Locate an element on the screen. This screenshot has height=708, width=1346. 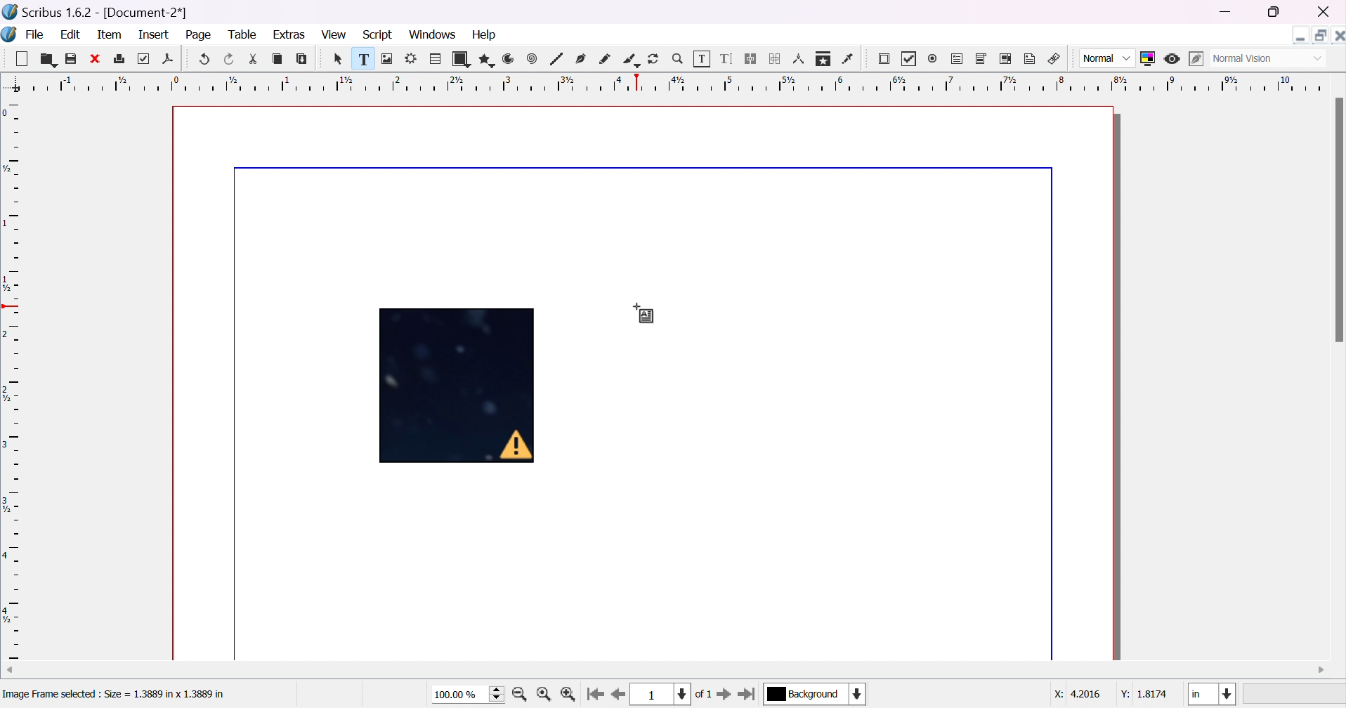
render frame is located at coordinates (412, 58).